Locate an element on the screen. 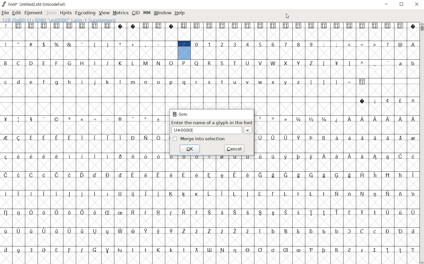 The image size is (424, 264). glyph is located at coordinates (324, 156).